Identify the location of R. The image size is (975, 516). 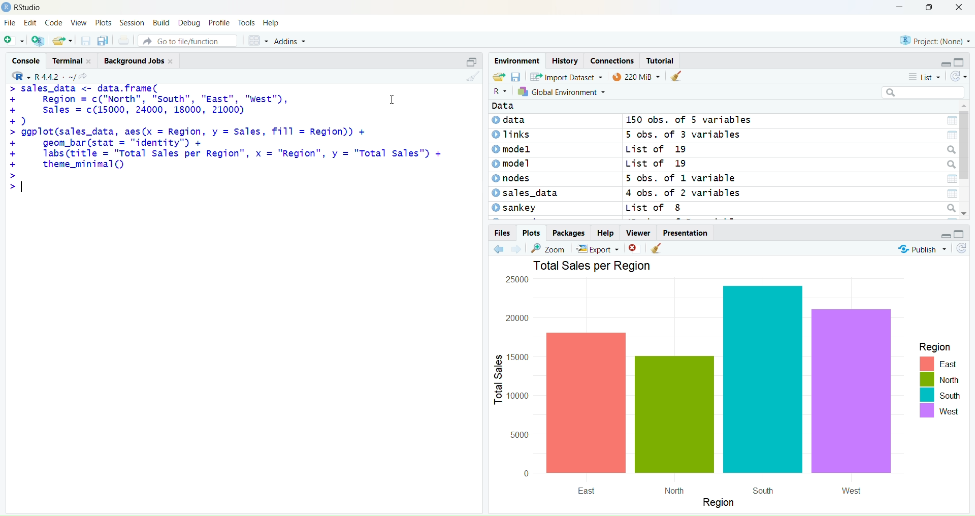
(498, 93).